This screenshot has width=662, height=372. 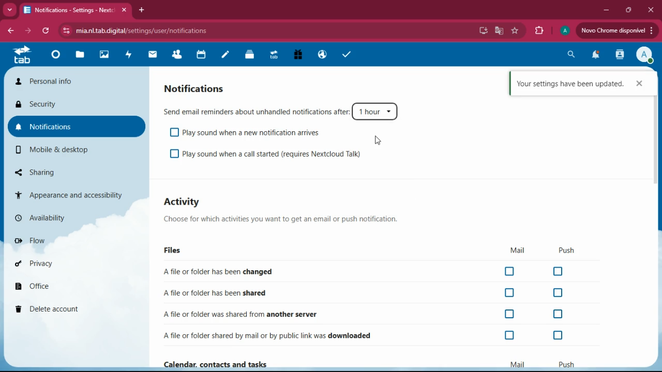 What do you see at coordinates (558, 314) in the screenshot?
I see `off` at bounding box center [558, 314].